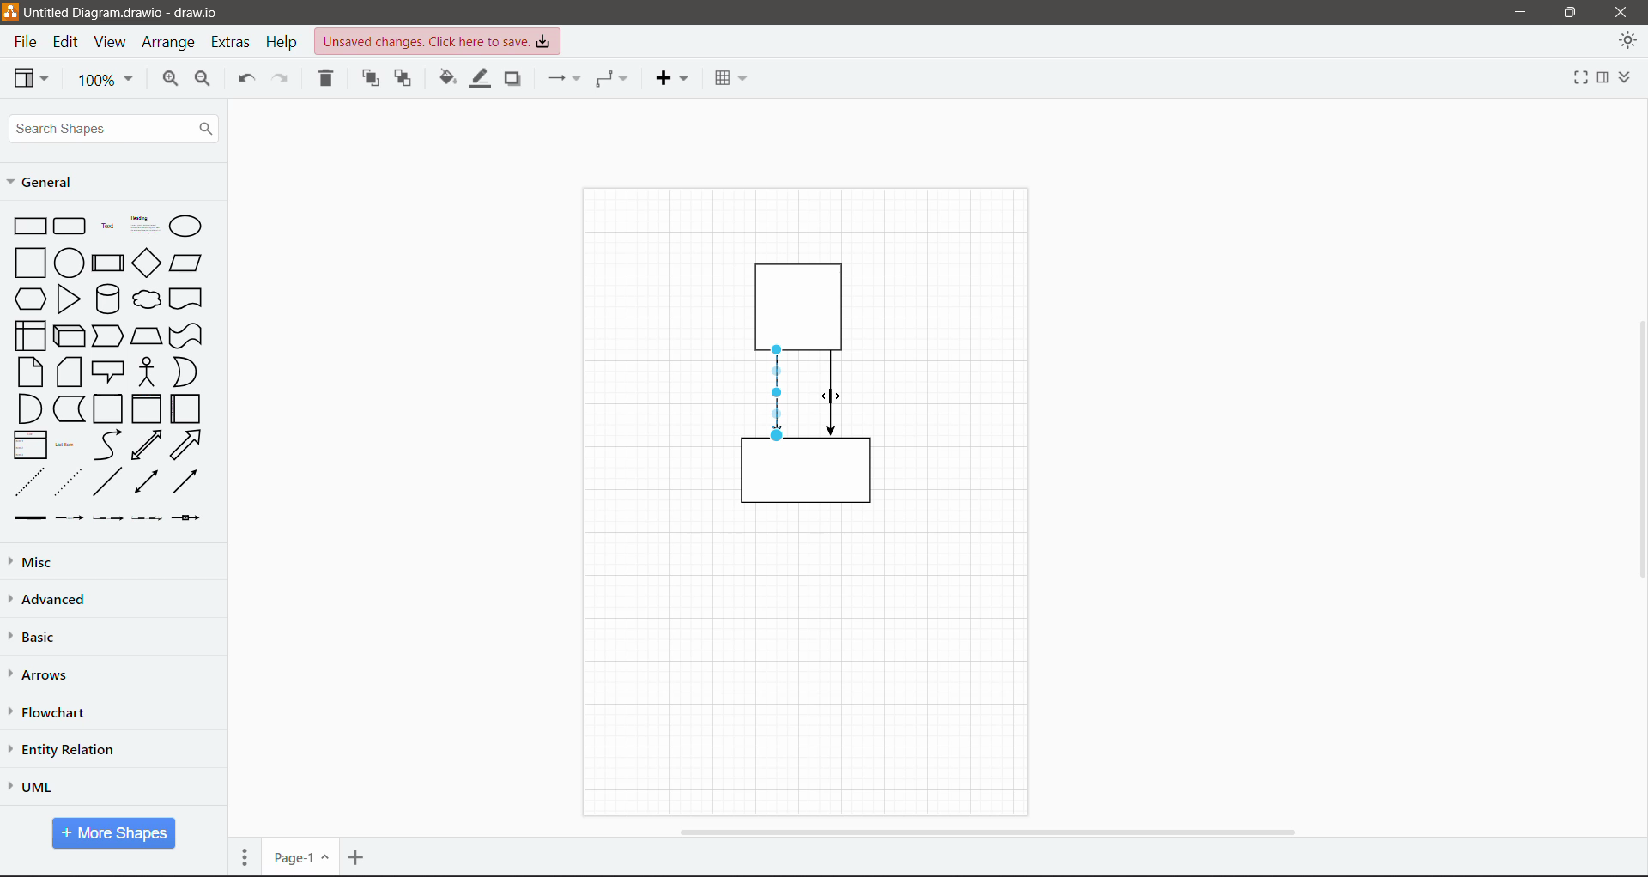 This screenshot has width=1648, height=877. Describe the element at coordinates (191, 517) in the screenshot. I see `connector with symbol` at that location.